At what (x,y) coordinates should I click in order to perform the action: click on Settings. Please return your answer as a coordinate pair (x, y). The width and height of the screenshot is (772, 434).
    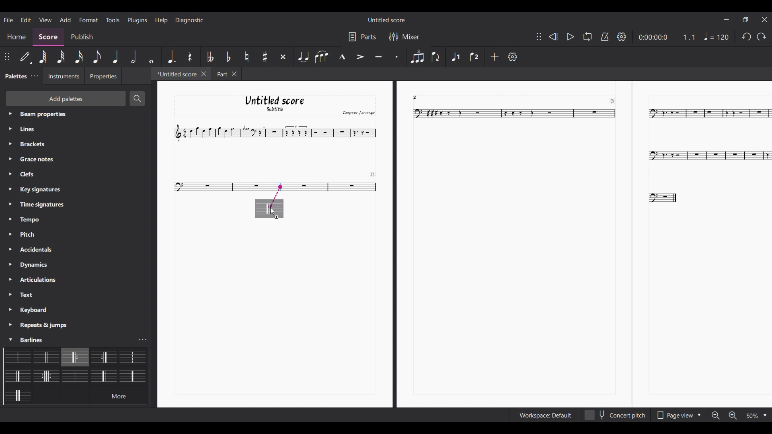
    Looking at the image, I should click on (513, 57).